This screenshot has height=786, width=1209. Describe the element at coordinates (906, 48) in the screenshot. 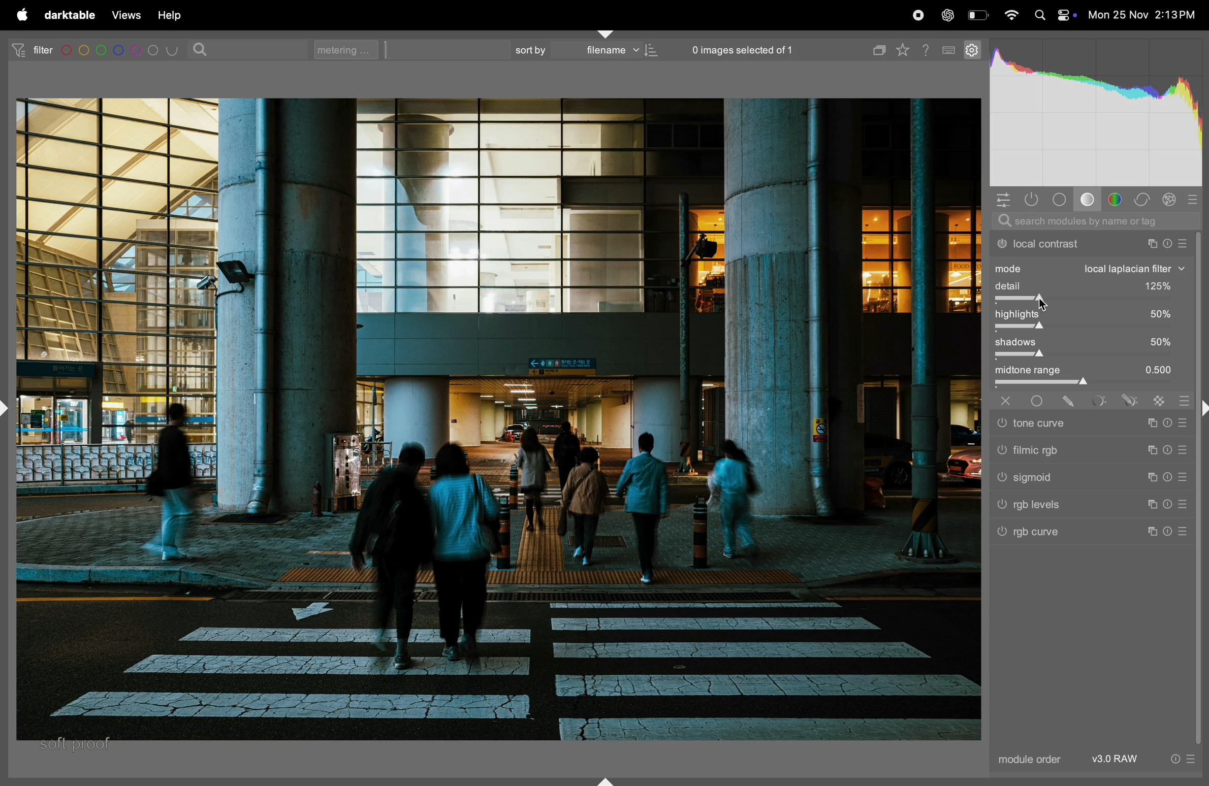

I see `favourites` at that location.